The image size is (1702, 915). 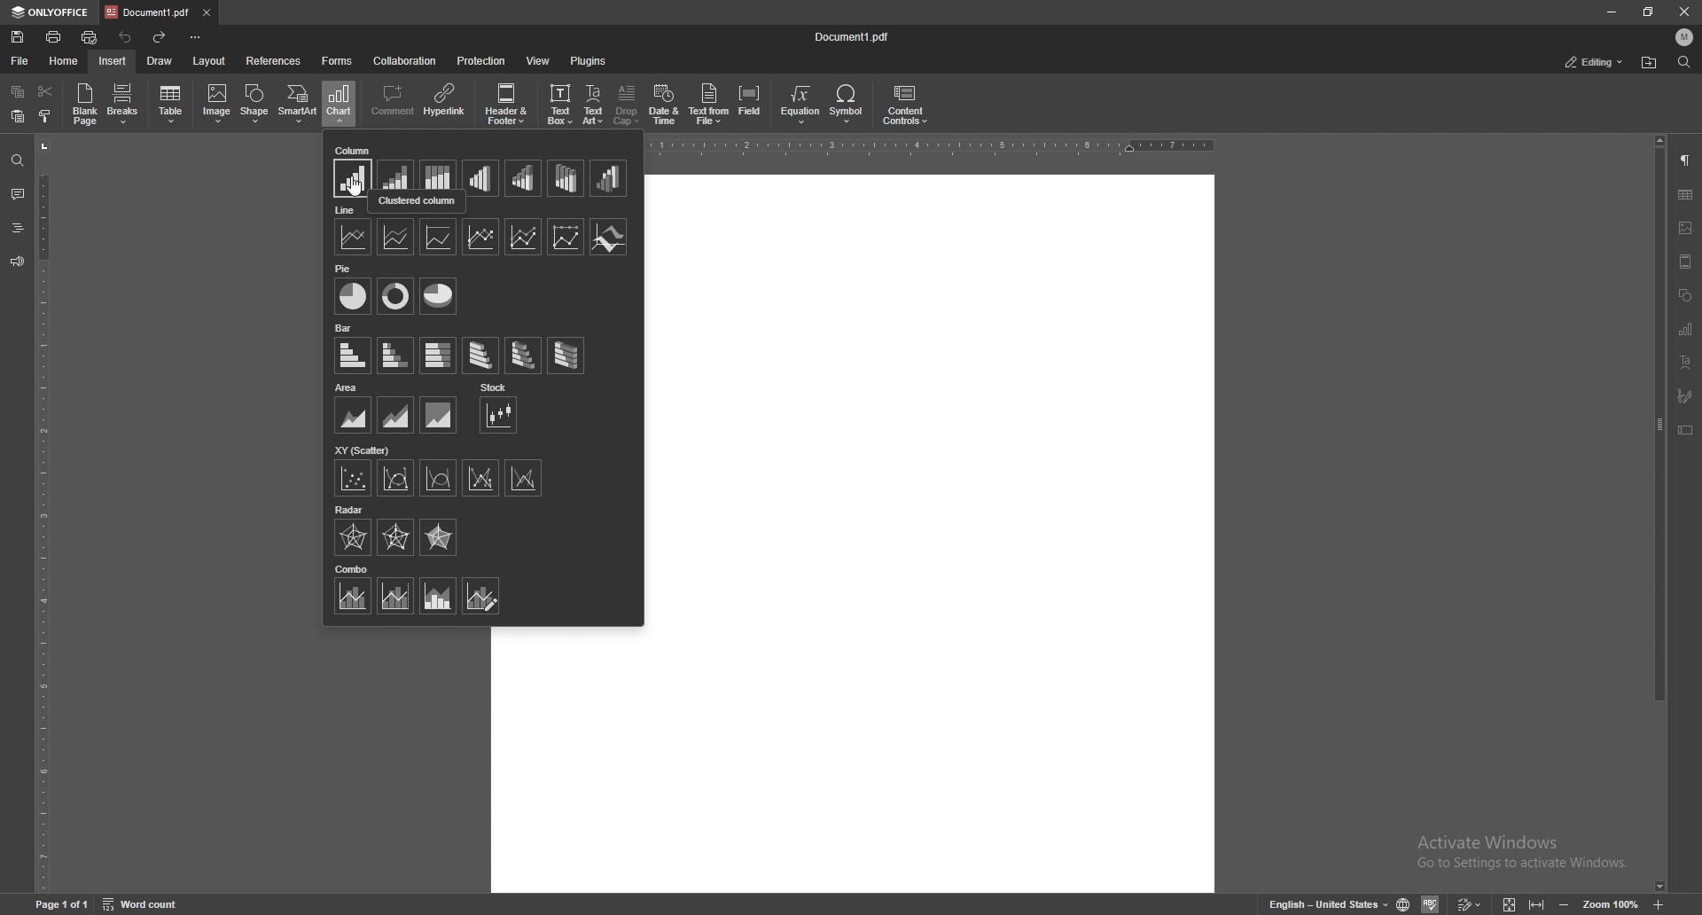 I want to click on 100% stacked area, so click(x=439, y=414).